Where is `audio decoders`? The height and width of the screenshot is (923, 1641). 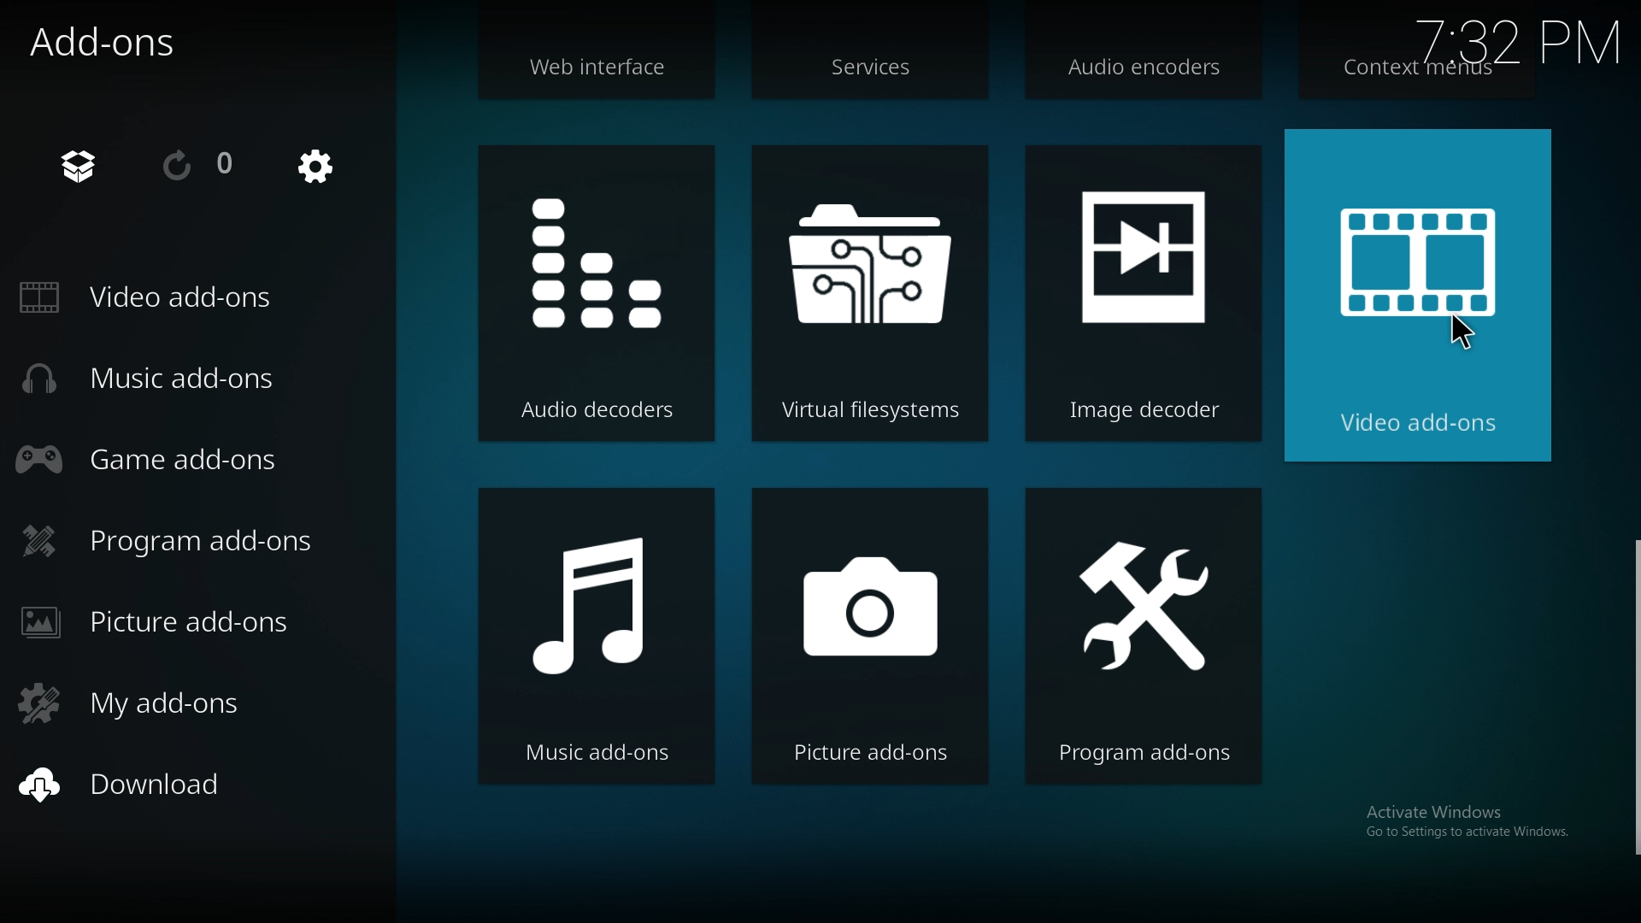
audio decoders is located at coordinates (597, 291).